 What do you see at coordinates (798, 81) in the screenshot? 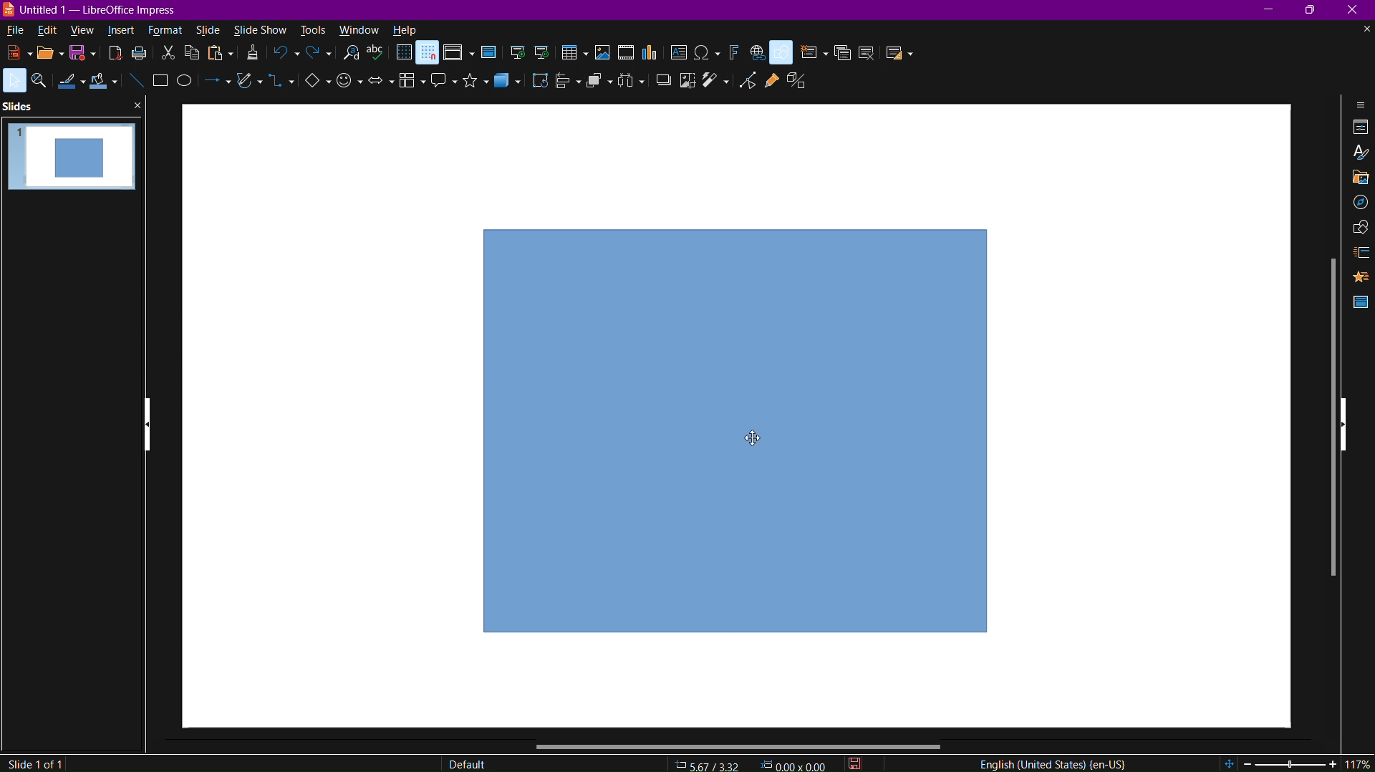
I see `Toggle Extrusion` at bounding box center [798, 81].